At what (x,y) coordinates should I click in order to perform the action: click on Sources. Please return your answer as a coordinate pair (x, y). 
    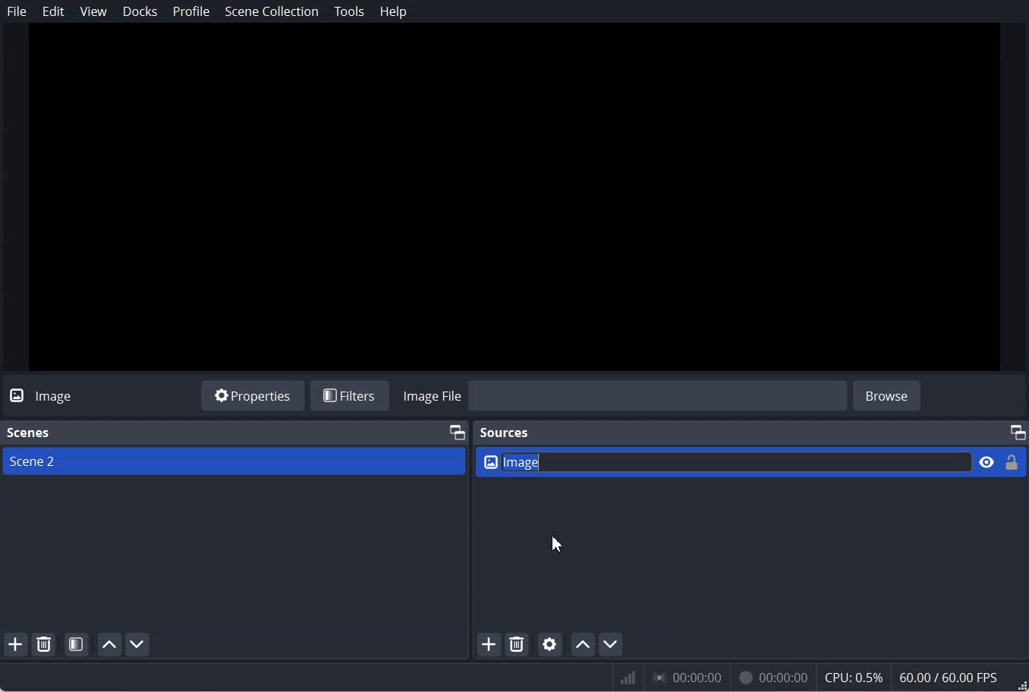
    Looking at the image, I should click on (505, 433).